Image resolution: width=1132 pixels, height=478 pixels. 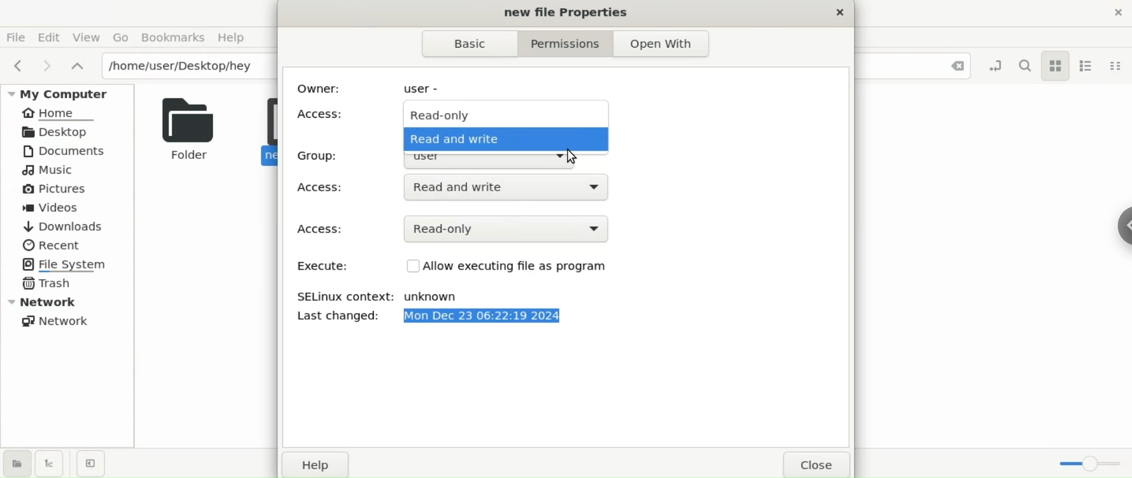 I want to click on Last changed: Mon Dec 23 06:22:19 2024, so click(x=481, y=321).